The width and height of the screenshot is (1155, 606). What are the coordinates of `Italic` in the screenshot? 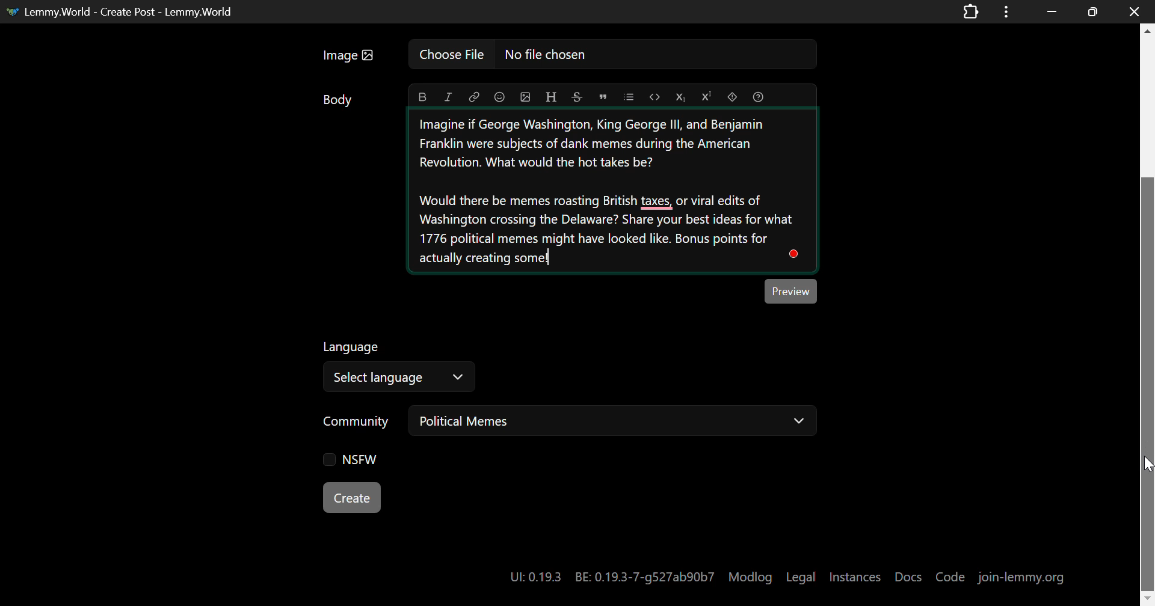 It's located at (448, 97).